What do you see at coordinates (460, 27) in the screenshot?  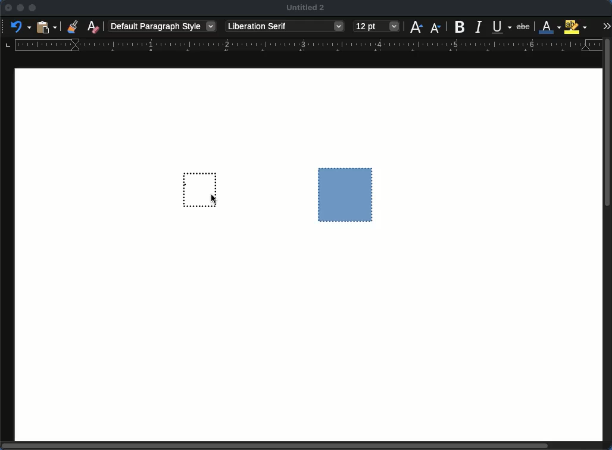 I see `bold` at bounding box center [460, 27].